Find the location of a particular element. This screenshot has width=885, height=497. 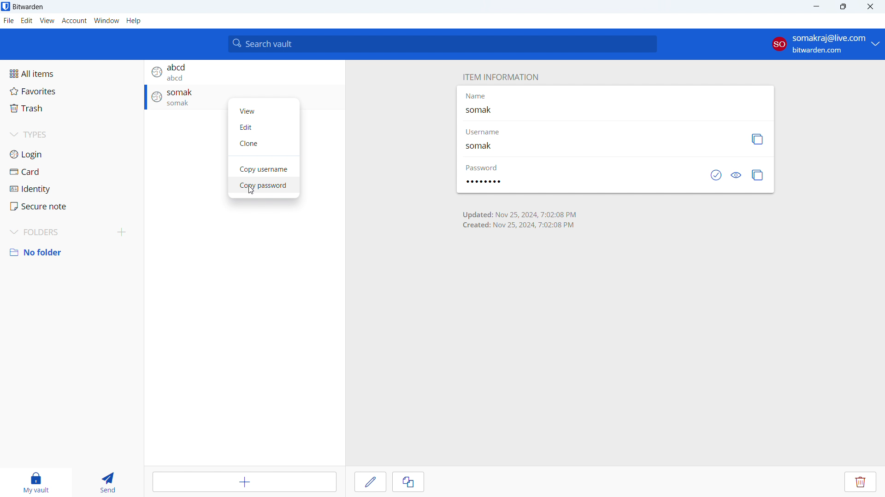

types is located at coordinates (71, 135).